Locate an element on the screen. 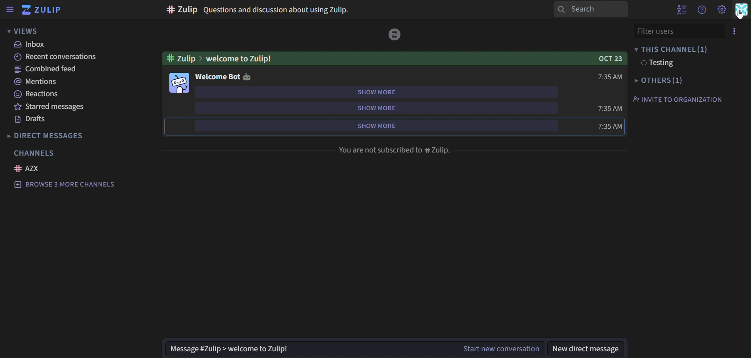 The image size is (751, 358). filter users is located at coordinates (676, 31).